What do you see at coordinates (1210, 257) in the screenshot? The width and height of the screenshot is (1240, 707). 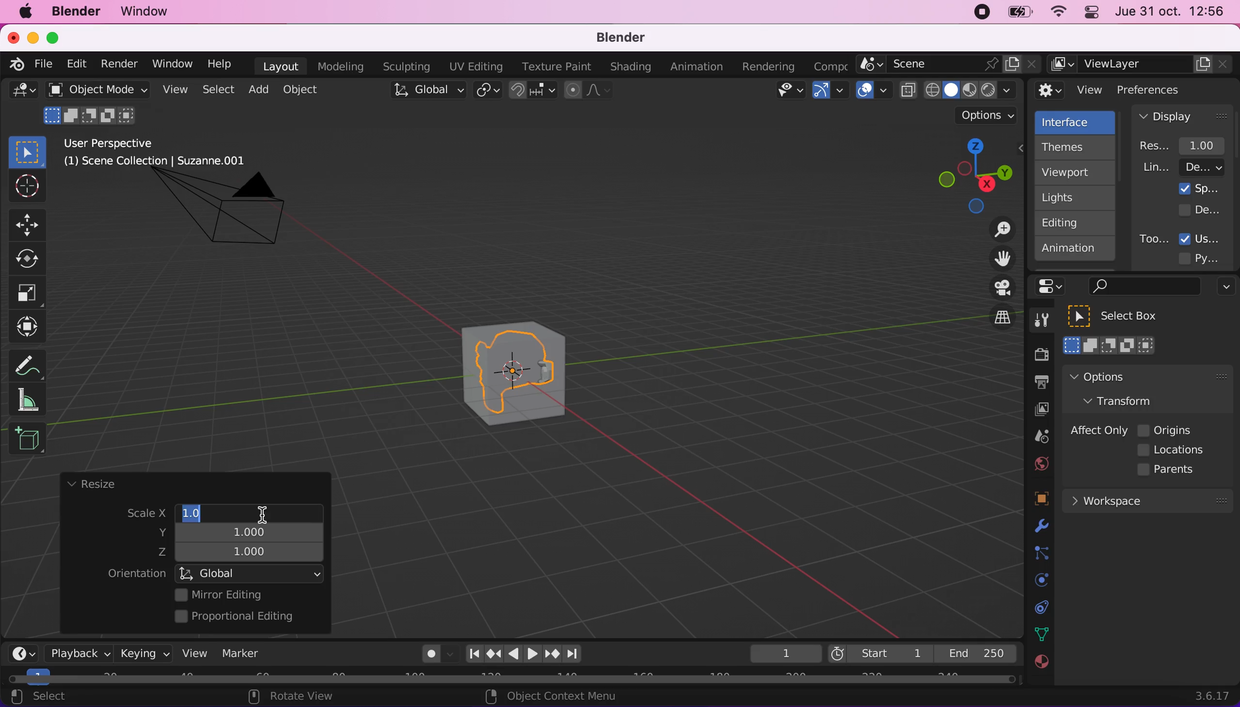 I see `python tooltips` at bounding box center [1210, 257].